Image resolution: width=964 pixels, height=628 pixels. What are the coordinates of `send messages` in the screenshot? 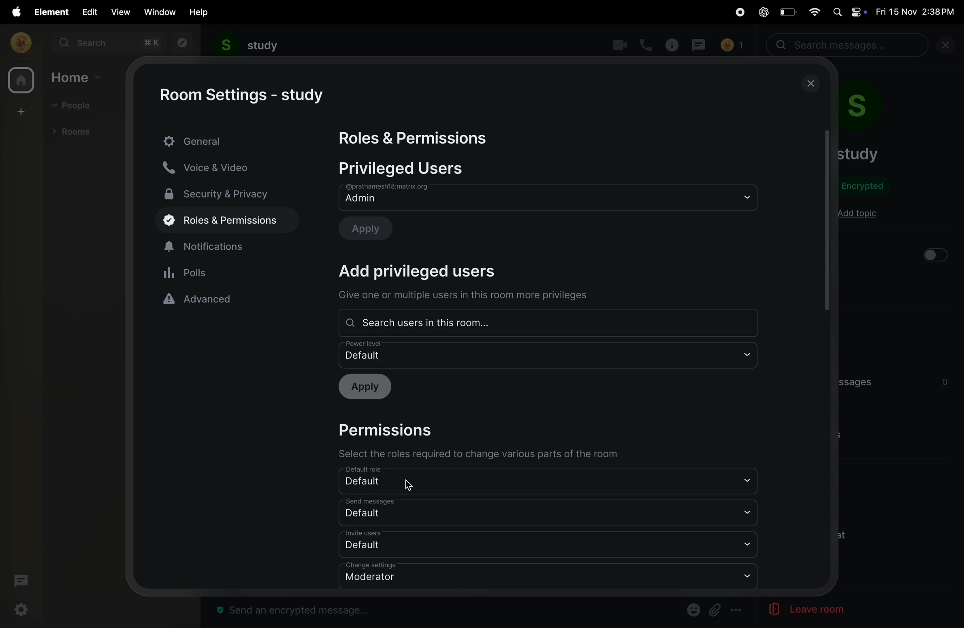 It's located at (549, 511).